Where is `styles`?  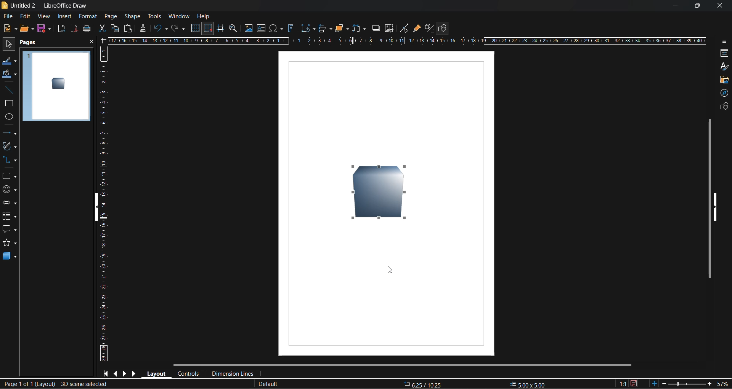
styles is located at coordinates (723, 66).